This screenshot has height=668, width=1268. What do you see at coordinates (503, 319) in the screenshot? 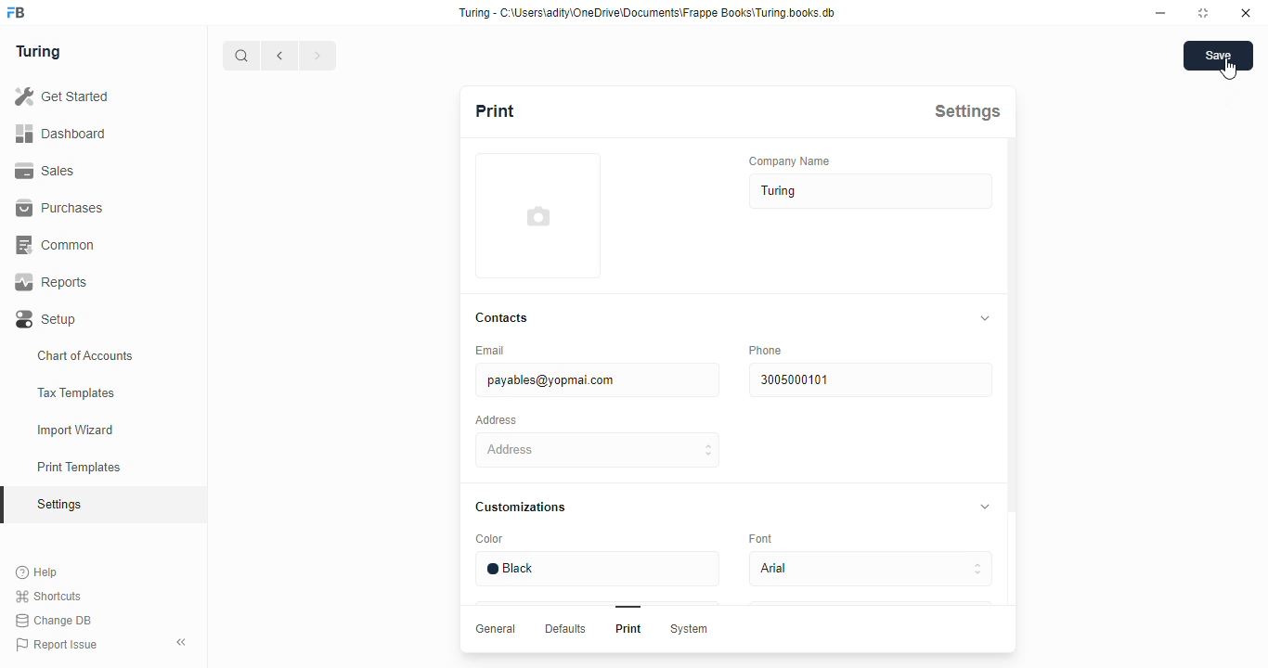
I see `Contacts.` at bounding box center [503, 319].